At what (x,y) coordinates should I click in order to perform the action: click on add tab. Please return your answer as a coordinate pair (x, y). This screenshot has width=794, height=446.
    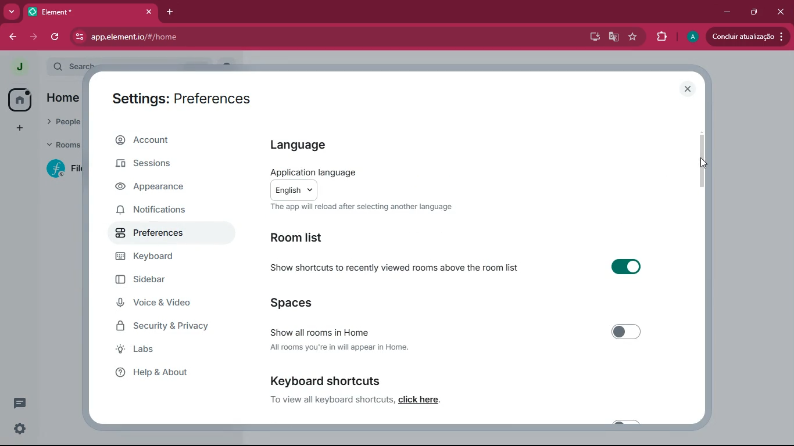
    Looking at the image, I should click on (171, 12).